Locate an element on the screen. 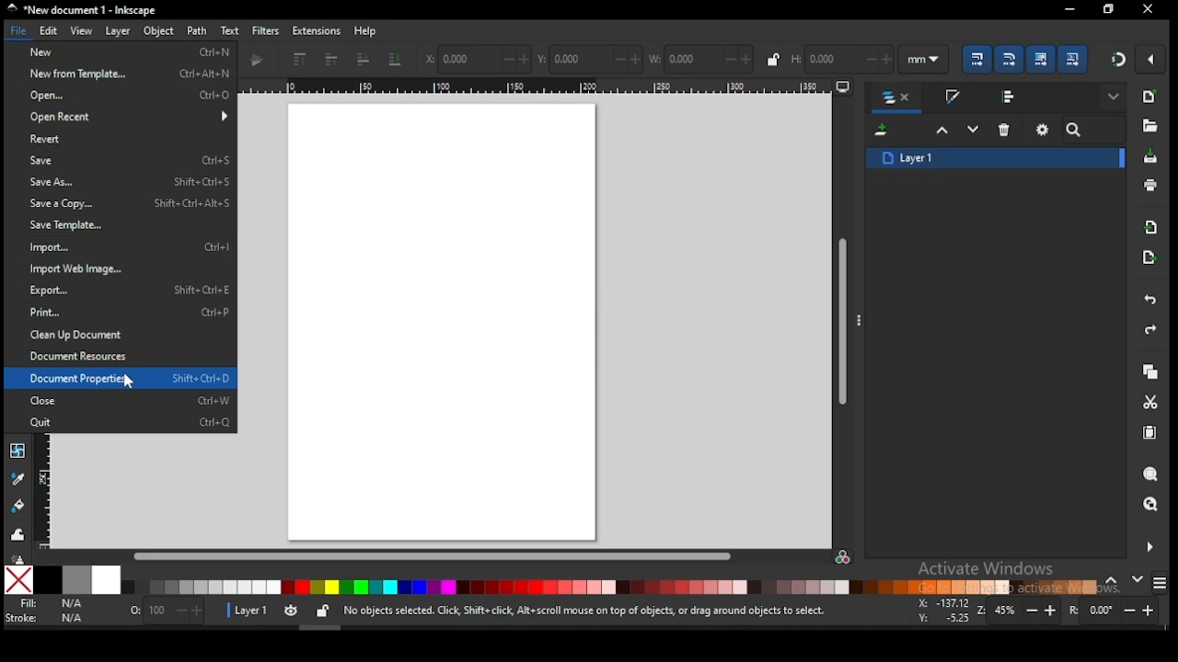  layer settings is located at coordinates (280, 611).